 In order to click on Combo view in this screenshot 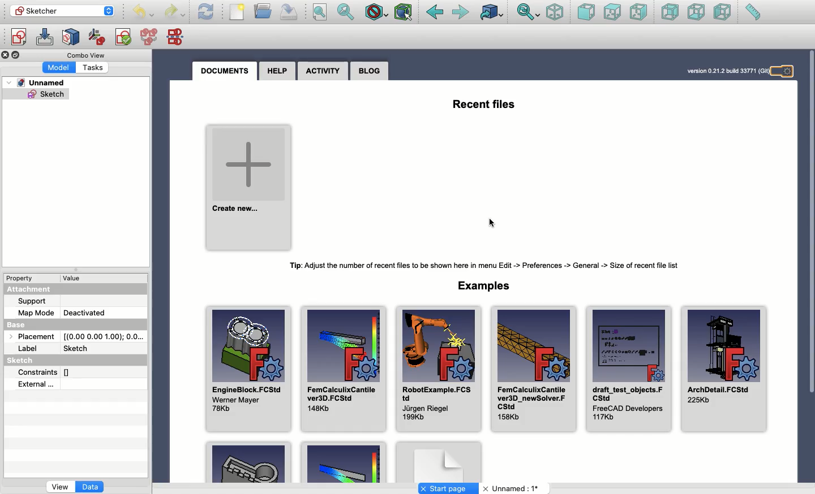, I will do `click(84, 55)`.